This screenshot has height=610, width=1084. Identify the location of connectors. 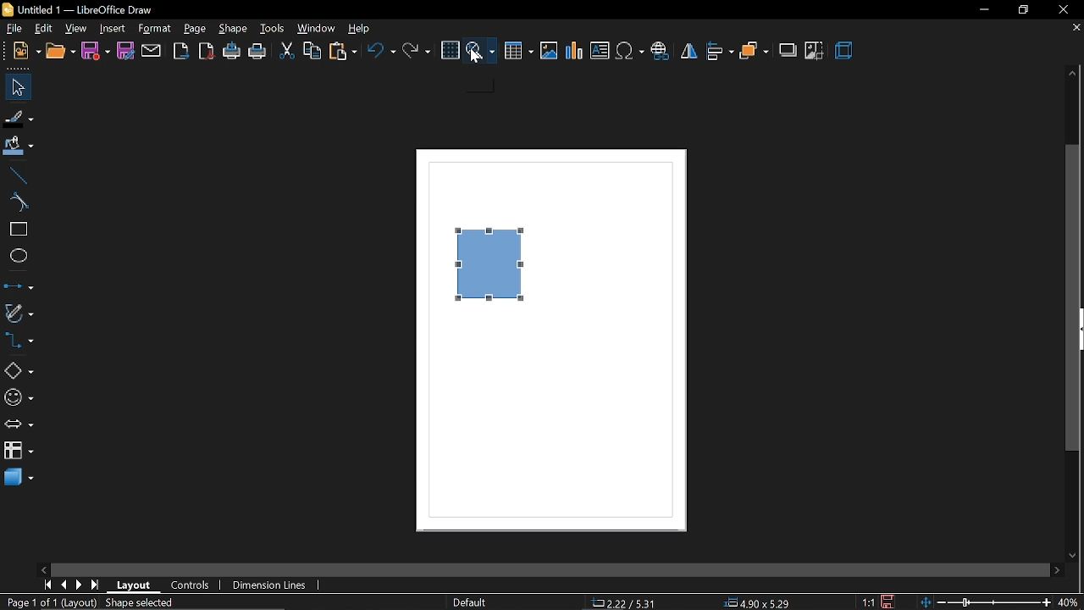
(19, 342).